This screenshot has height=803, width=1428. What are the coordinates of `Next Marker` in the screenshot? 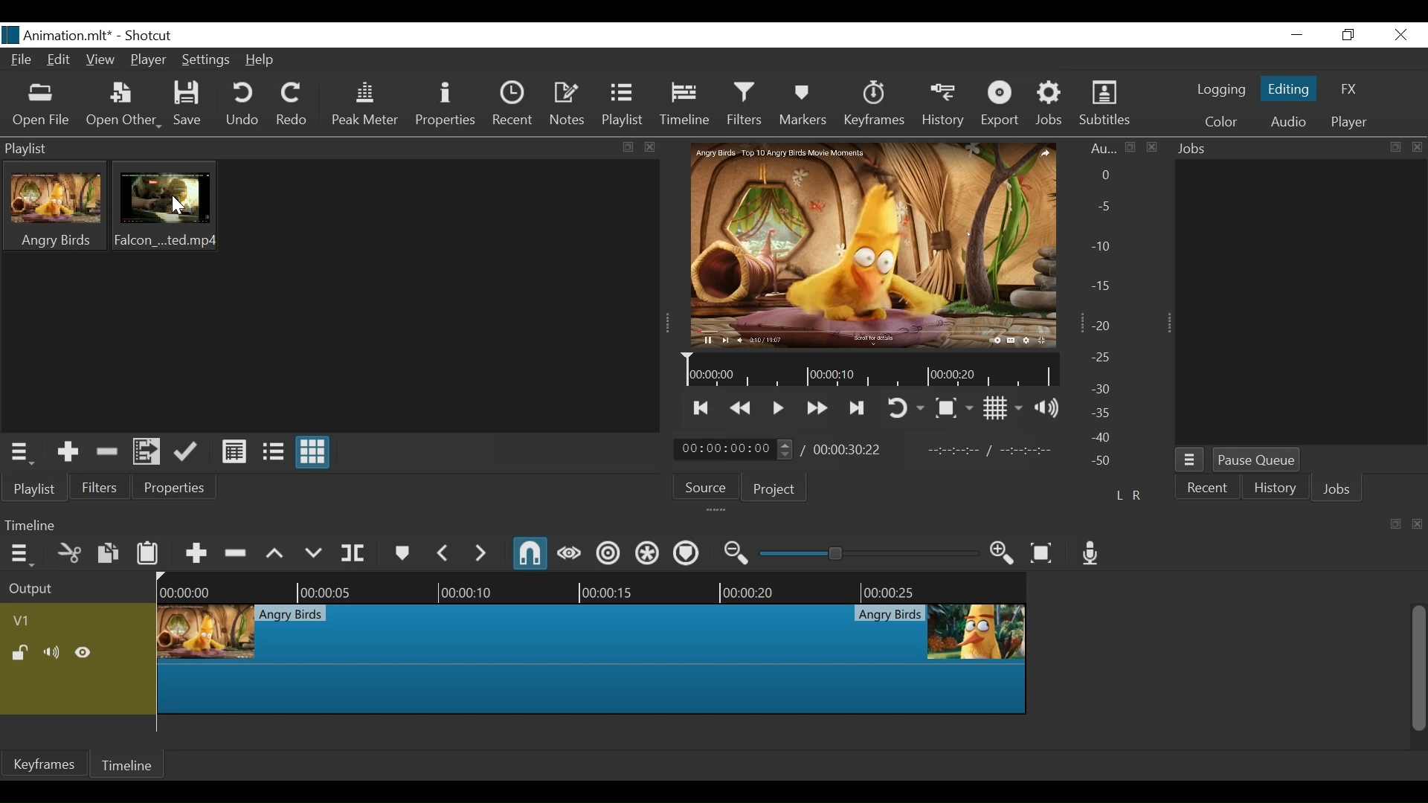 It's located at (480, 552).